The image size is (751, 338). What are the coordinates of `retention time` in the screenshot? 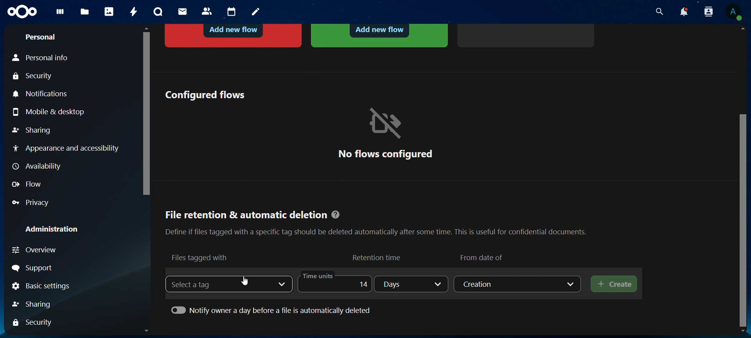 It's located at (378, 257).